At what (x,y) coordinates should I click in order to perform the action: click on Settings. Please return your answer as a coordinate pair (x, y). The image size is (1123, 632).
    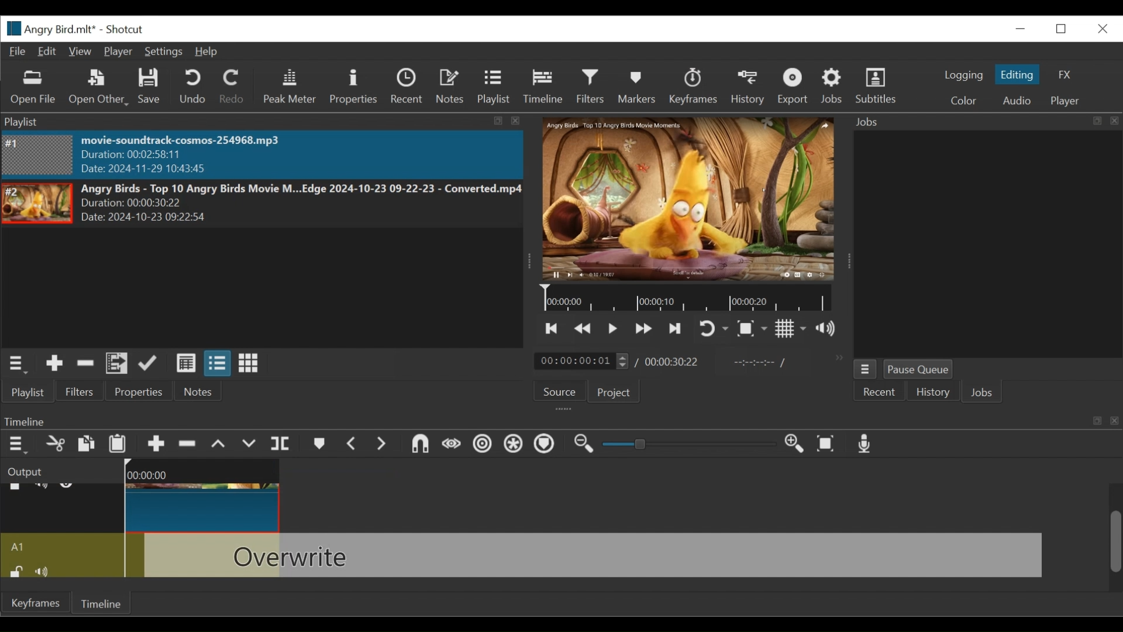
    Looking at the image, I should click on (162, 52).